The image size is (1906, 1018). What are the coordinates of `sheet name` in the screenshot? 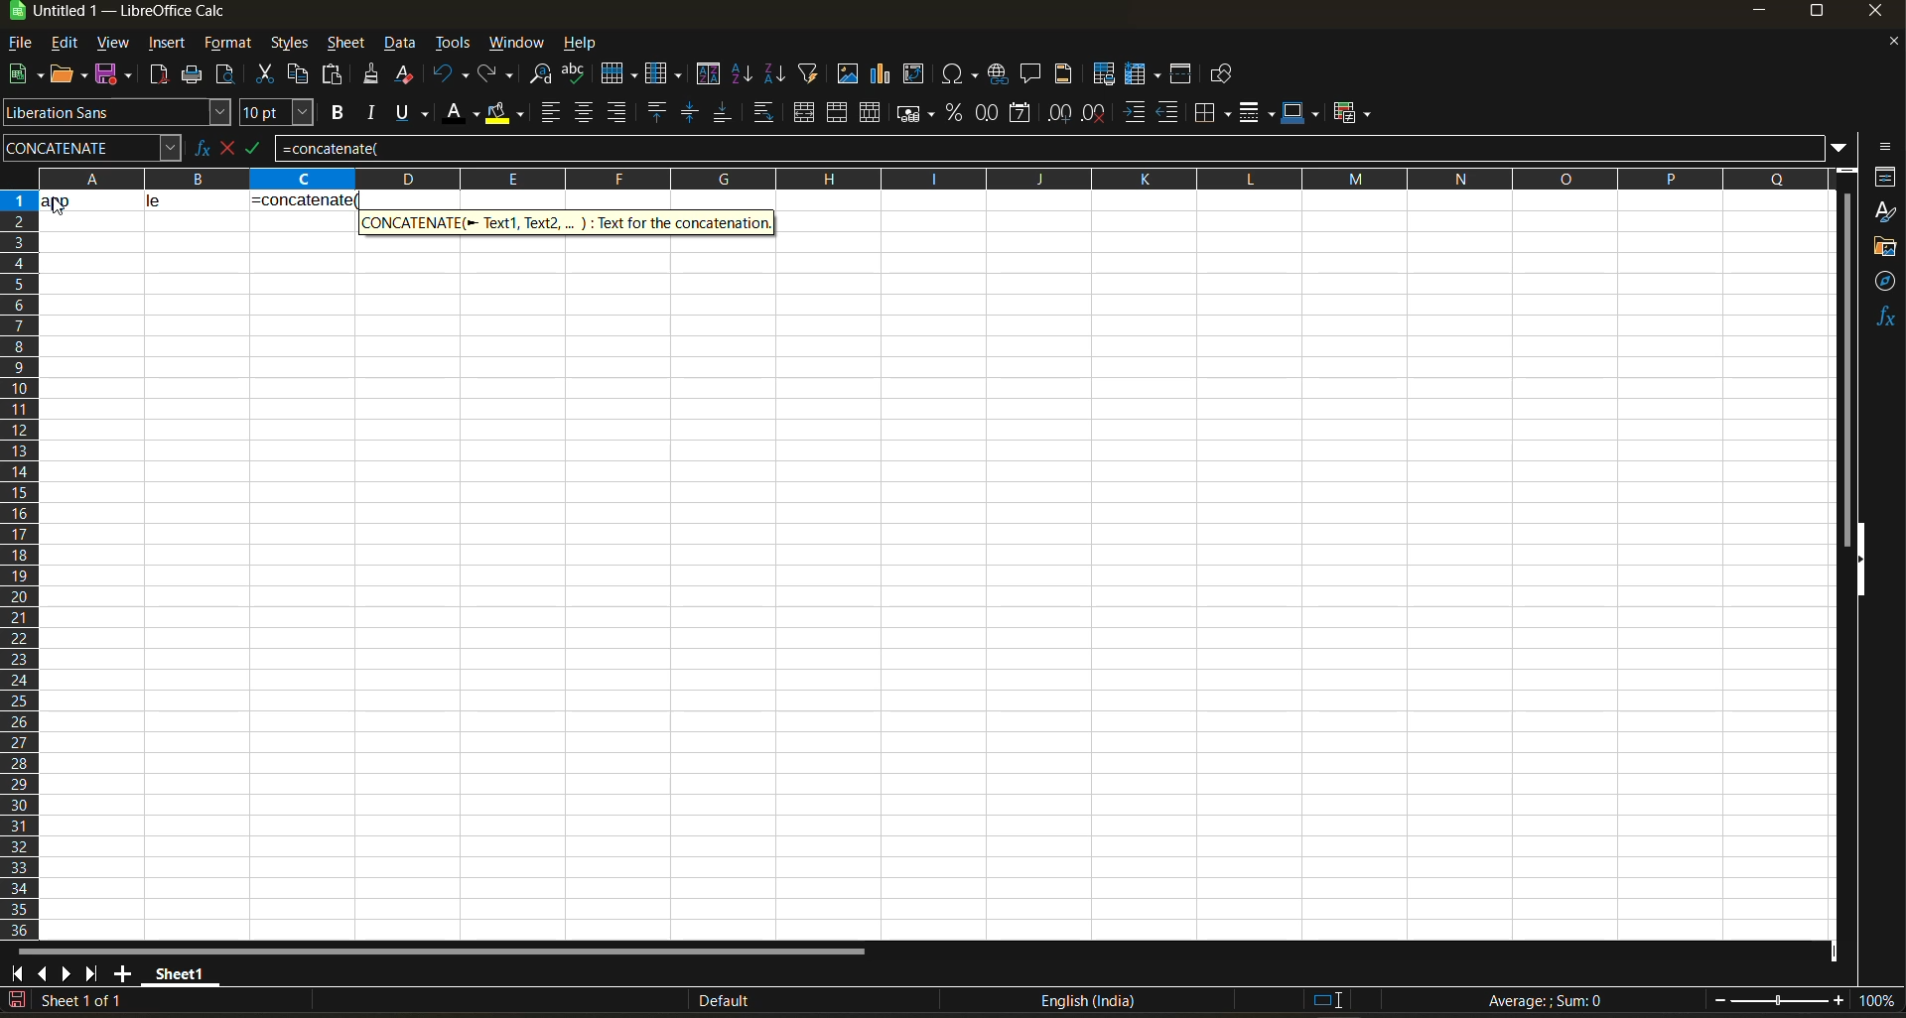 It's located at (177, 970).